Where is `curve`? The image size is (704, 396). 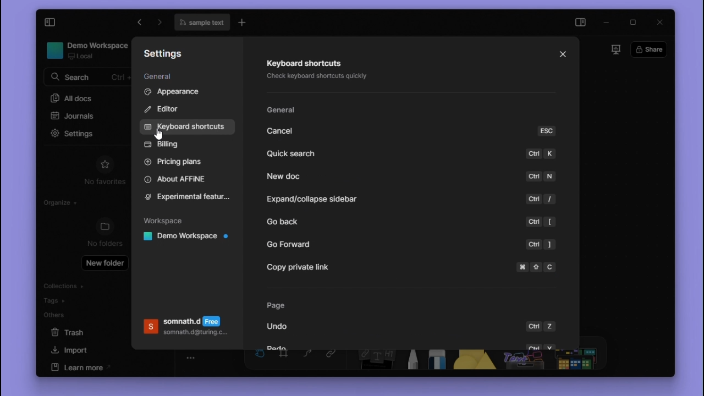 curve is located at coordinates (310, 359).